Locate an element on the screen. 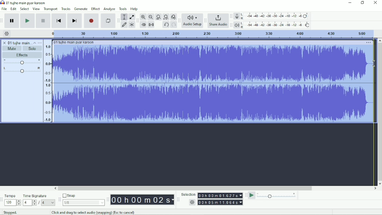  Help is located at coordinates (135, 9).